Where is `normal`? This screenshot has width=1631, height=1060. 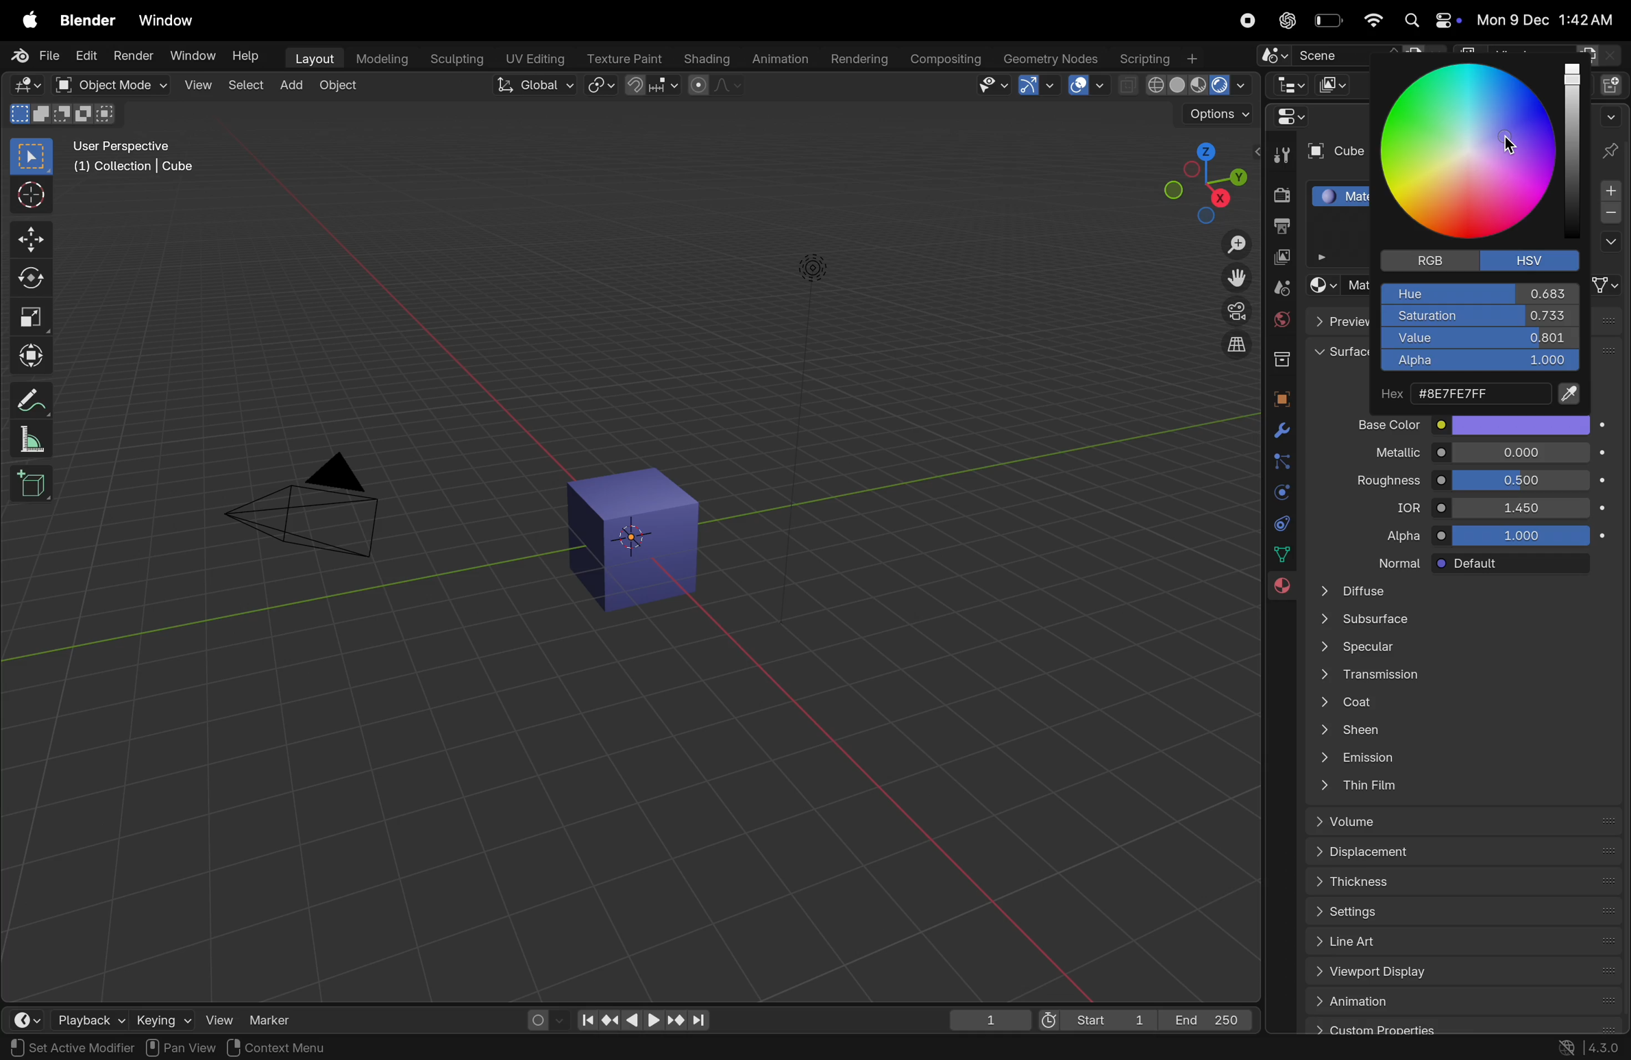
normal is located at coordinates (1386, 561).